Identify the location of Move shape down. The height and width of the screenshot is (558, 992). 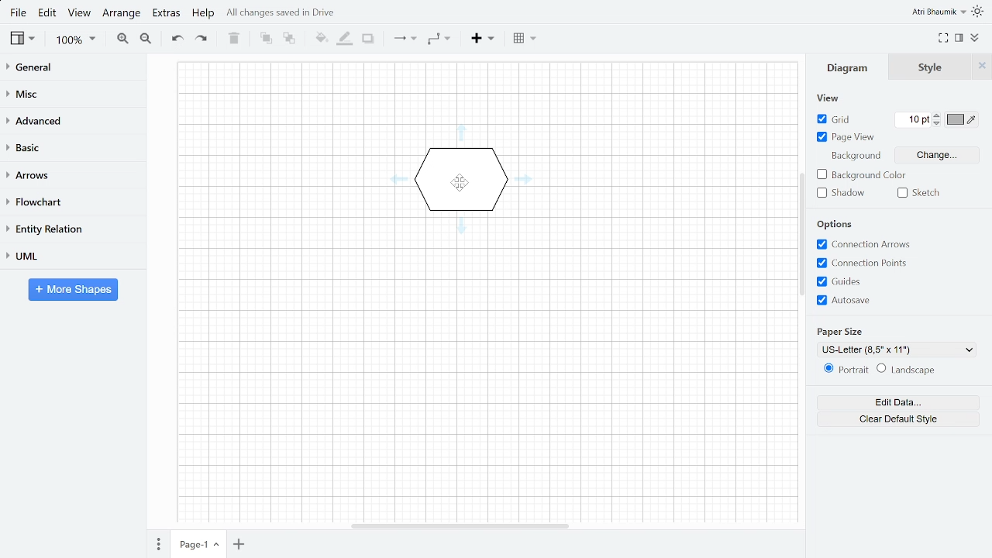
(461, 226).